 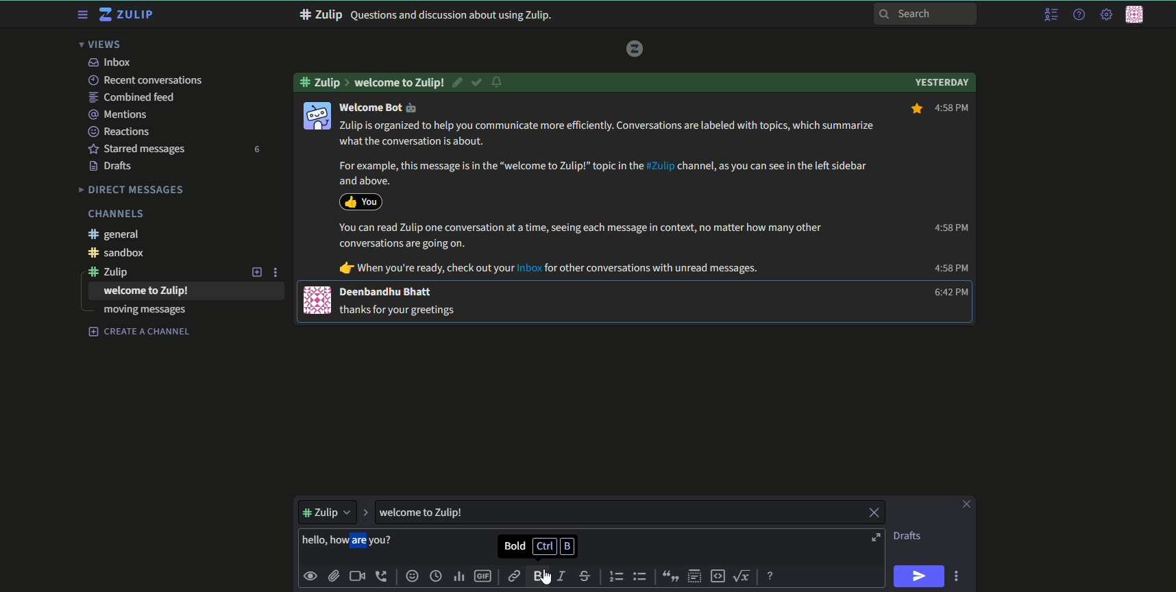 I want to click on highlighted text, so click(x=350, y=541).